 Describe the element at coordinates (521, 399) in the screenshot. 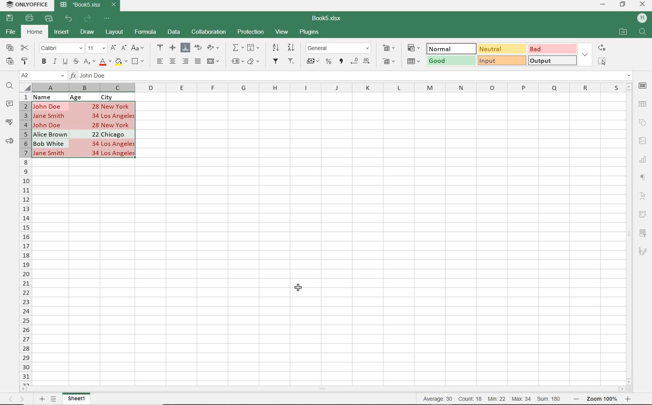

I see `max` at that location.